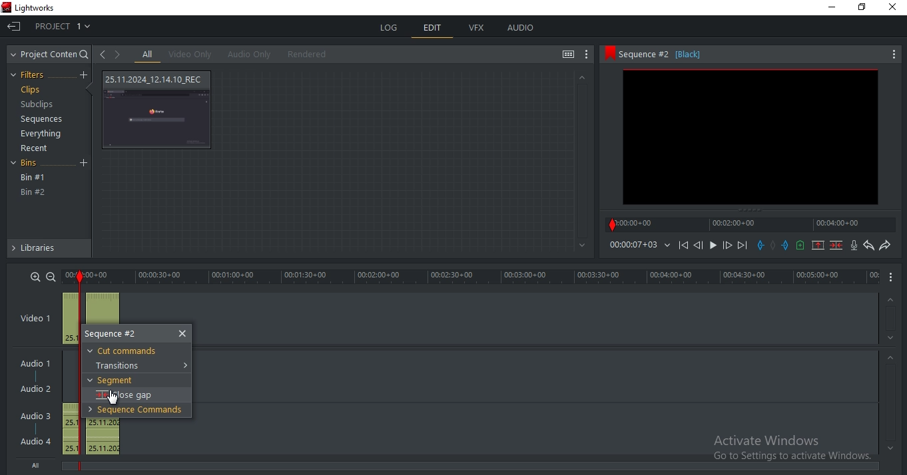  Describe the element at coordinates (801, 245) in the screenshot. I see `add a cue` at that location.